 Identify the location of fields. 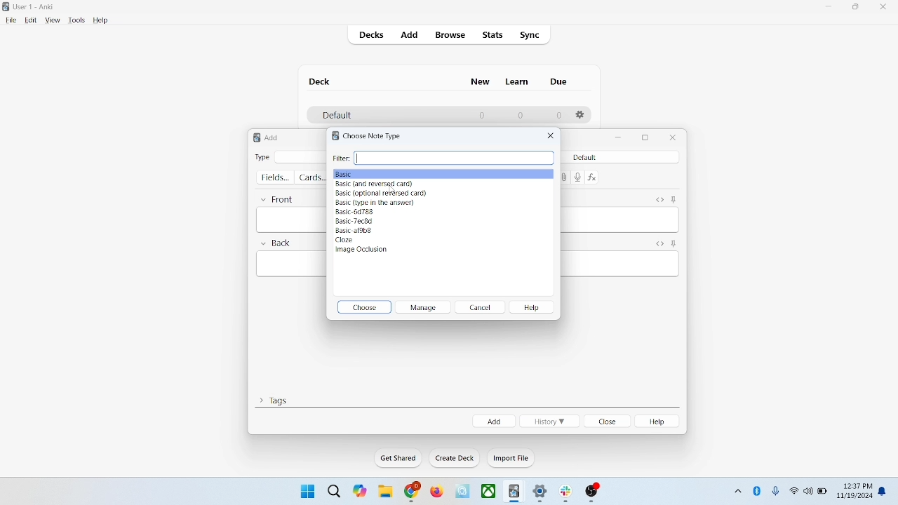
(274, 177).